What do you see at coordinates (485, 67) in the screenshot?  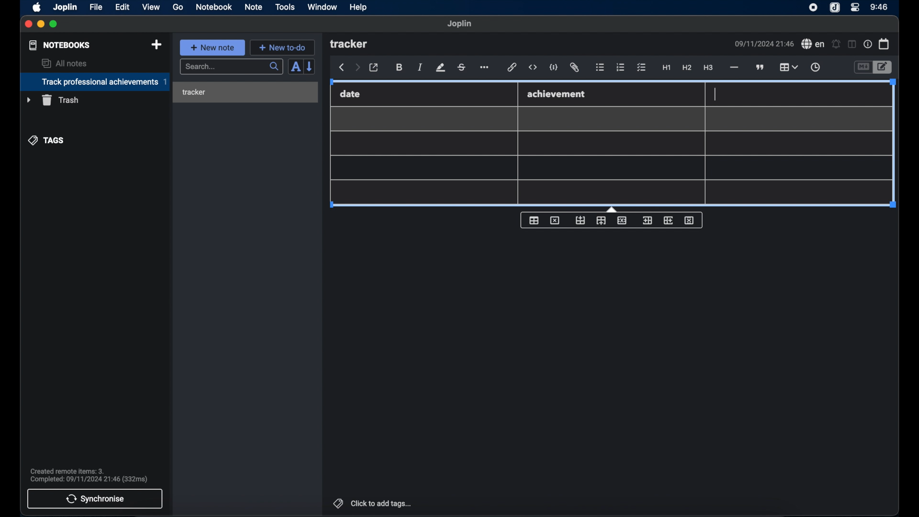 I see `more options` at bounding box center [485, 67].